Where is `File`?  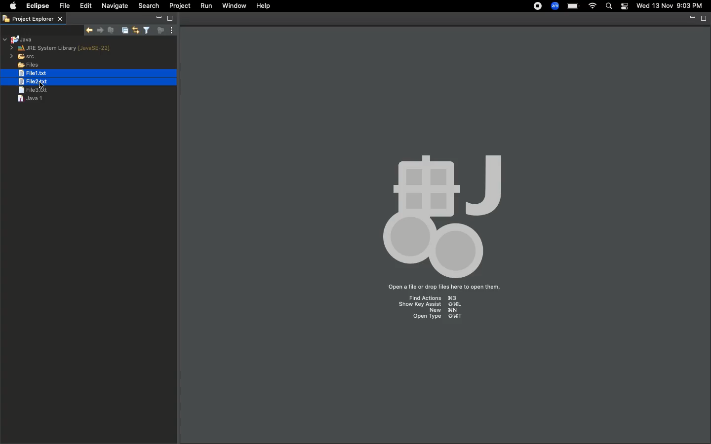 File is located at coordinates (64, 6).